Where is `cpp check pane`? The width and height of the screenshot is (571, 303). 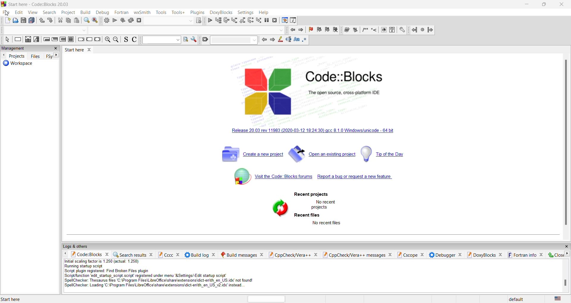
cpp check pane is located at coordinates (354, 255).